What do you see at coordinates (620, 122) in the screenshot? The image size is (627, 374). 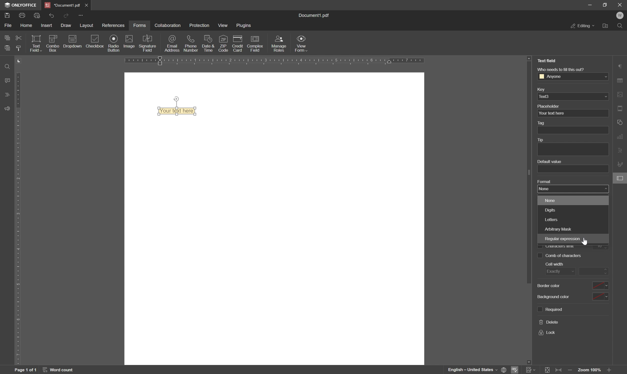 I see `shape settings` at bounding box center [620, 122].